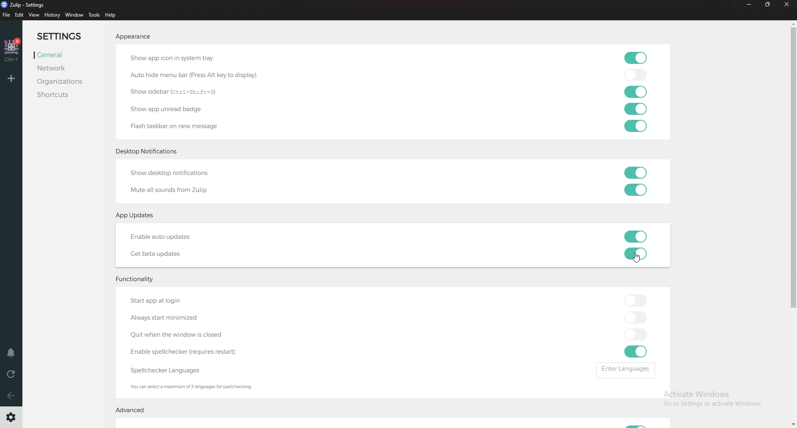 The image size is (797, 428). What do you see at coordinates (636, 190) in the screenshot?
I see `toggle` at bounding box center [636, 190].